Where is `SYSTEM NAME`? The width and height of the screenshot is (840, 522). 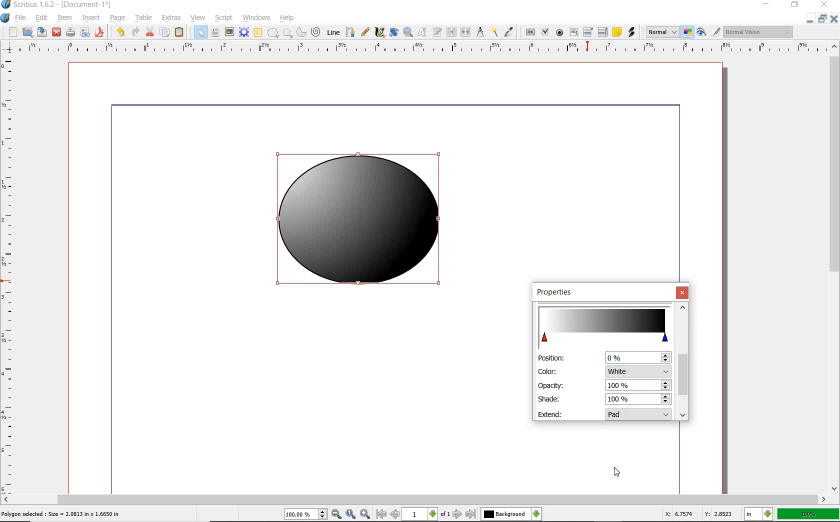 SYSTEM NAME is located at coordinates (57, 4).